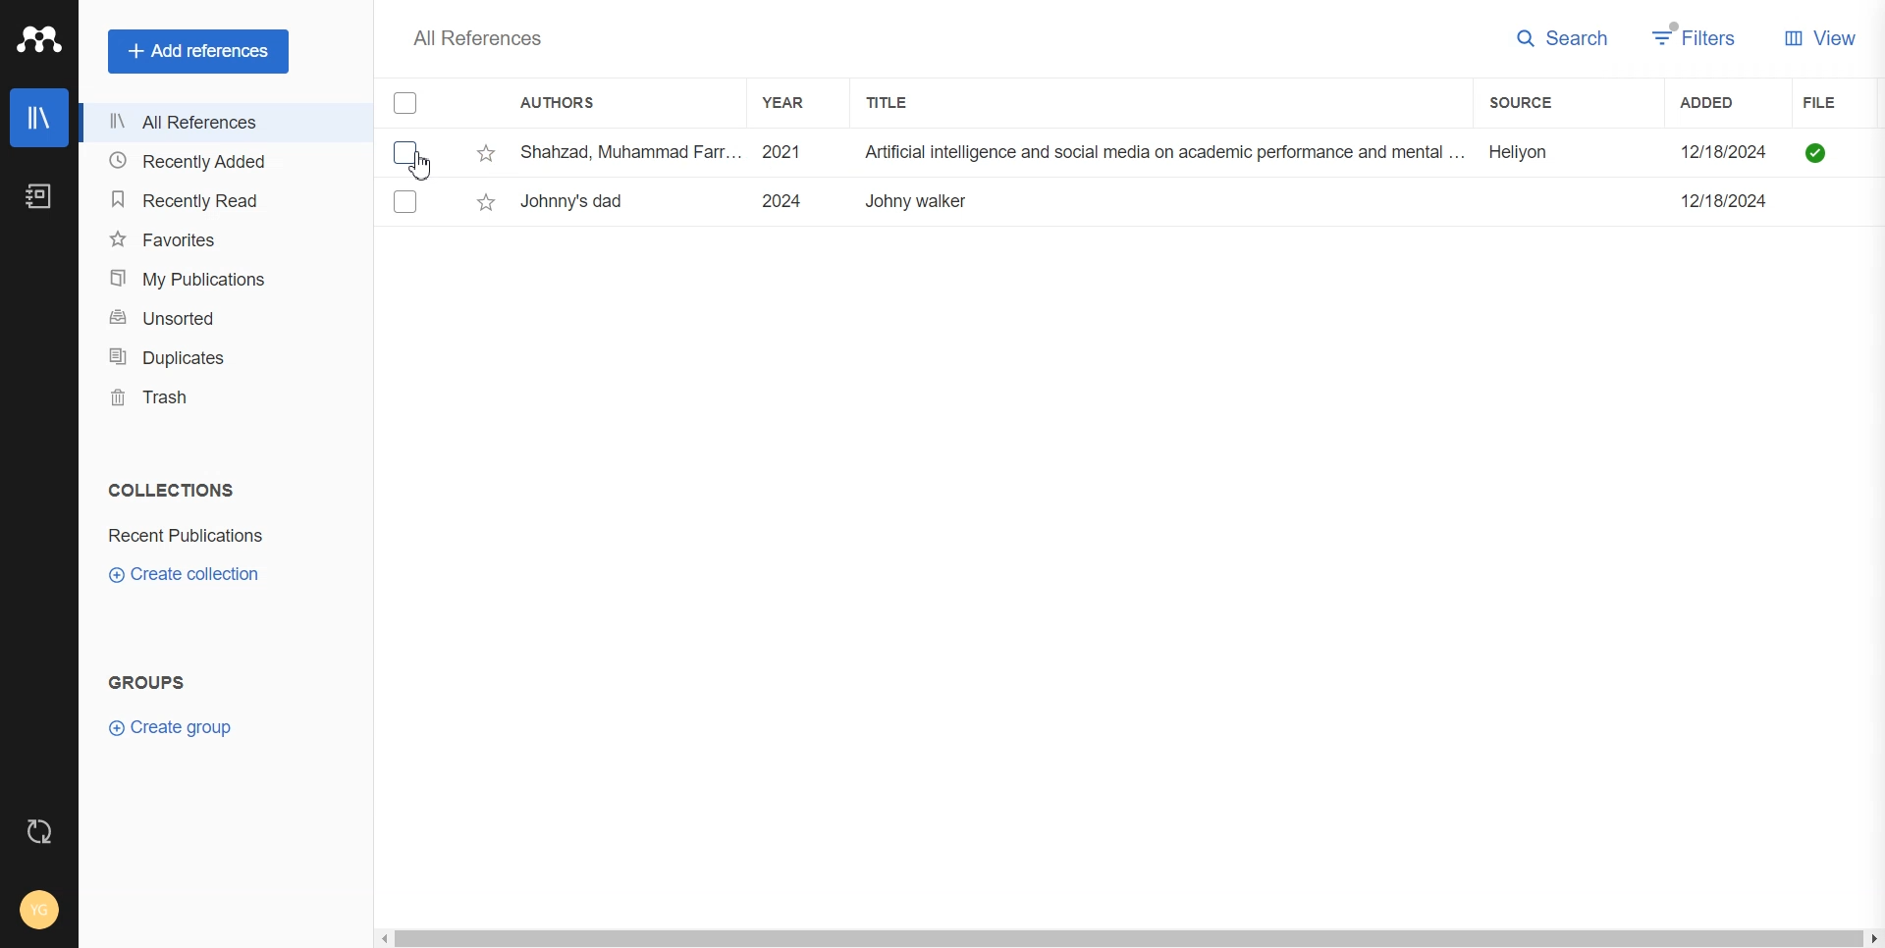 The height and width of the screenshot is (948, 1885). What do you see at coordinates (38, 118) in the screenshot?
I see `Library` at bounding box center [38, 118].